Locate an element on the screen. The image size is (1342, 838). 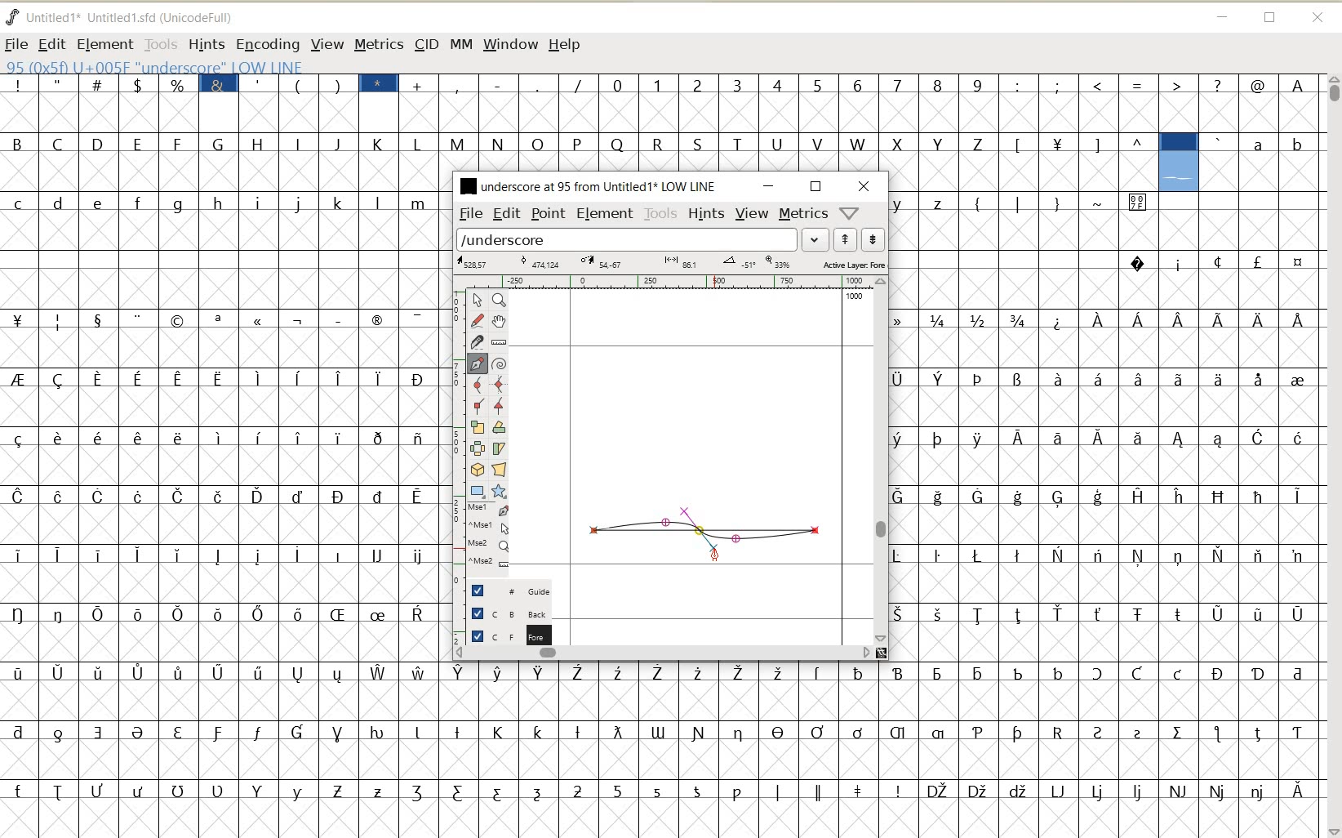
GLYPHY CHARACTERS & NUMBERS is located at coordinates (664, 741).